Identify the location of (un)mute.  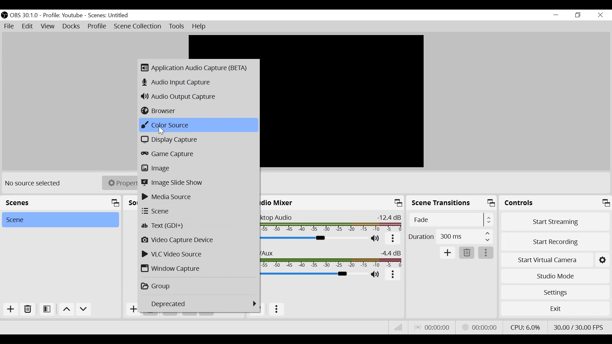
(376, 239).